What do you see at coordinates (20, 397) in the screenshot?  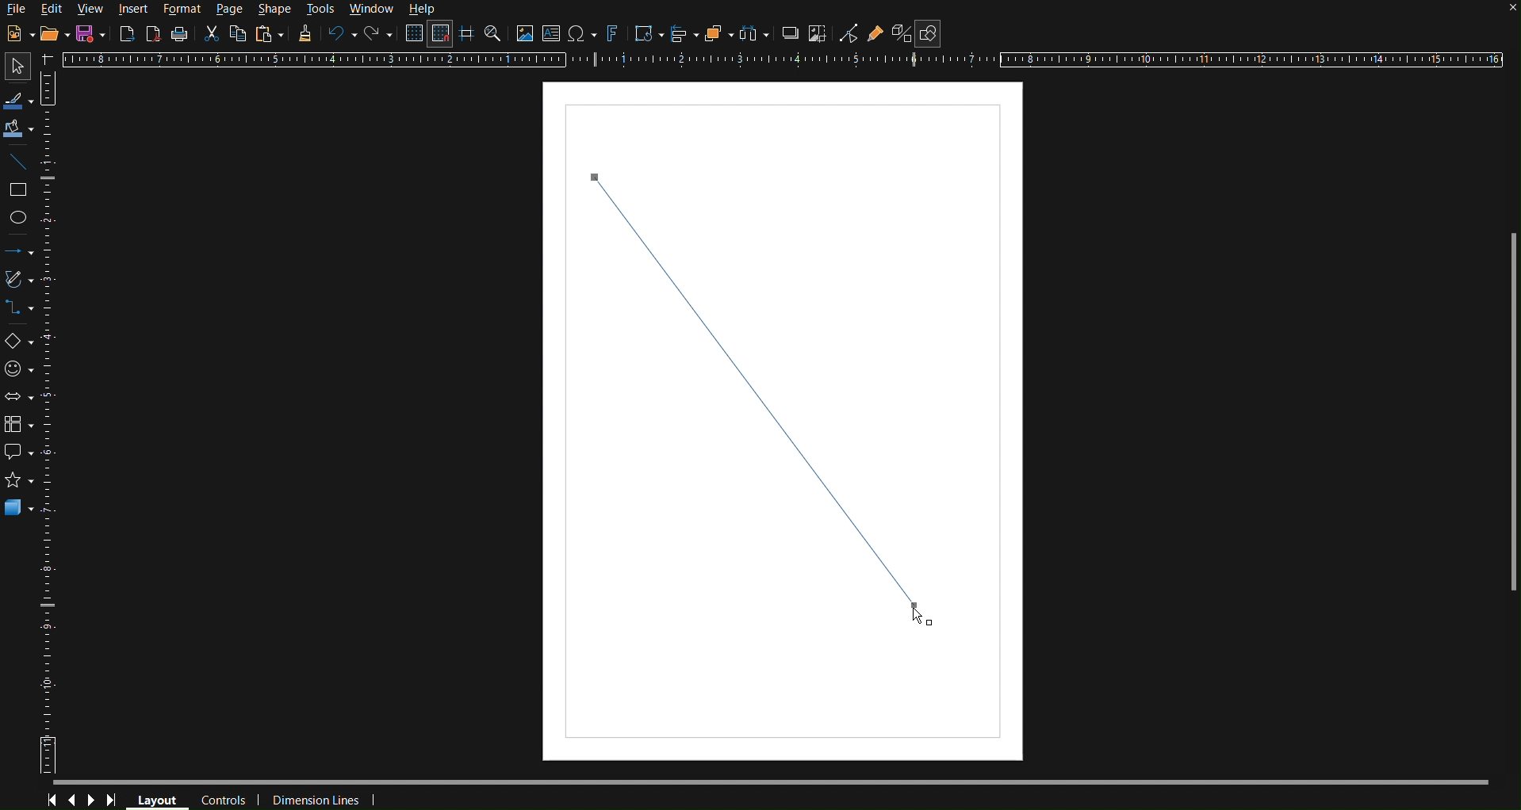 I see `Block Arrows` at bounding box center [20, 397].